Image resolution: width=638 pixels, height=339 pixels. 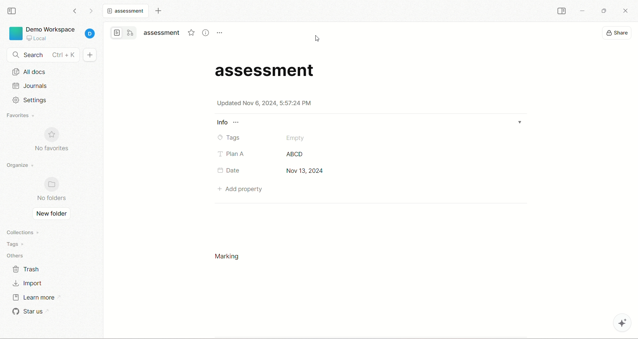 I want to click on Plan A, so click(x=232, y=154).